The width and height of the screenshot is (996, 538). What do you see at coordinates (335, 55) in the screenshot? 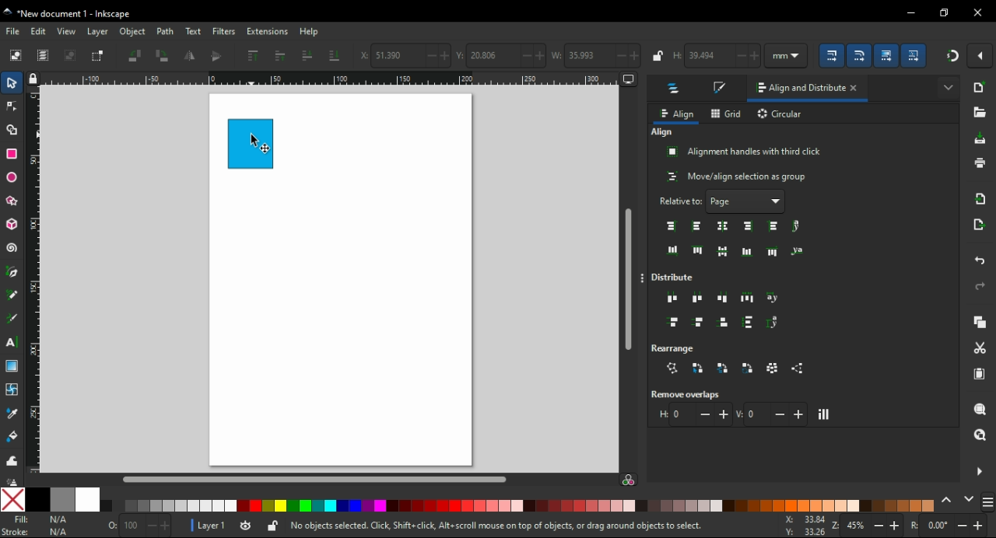
I see `lower to bottom` at bounding box center [335, 55].